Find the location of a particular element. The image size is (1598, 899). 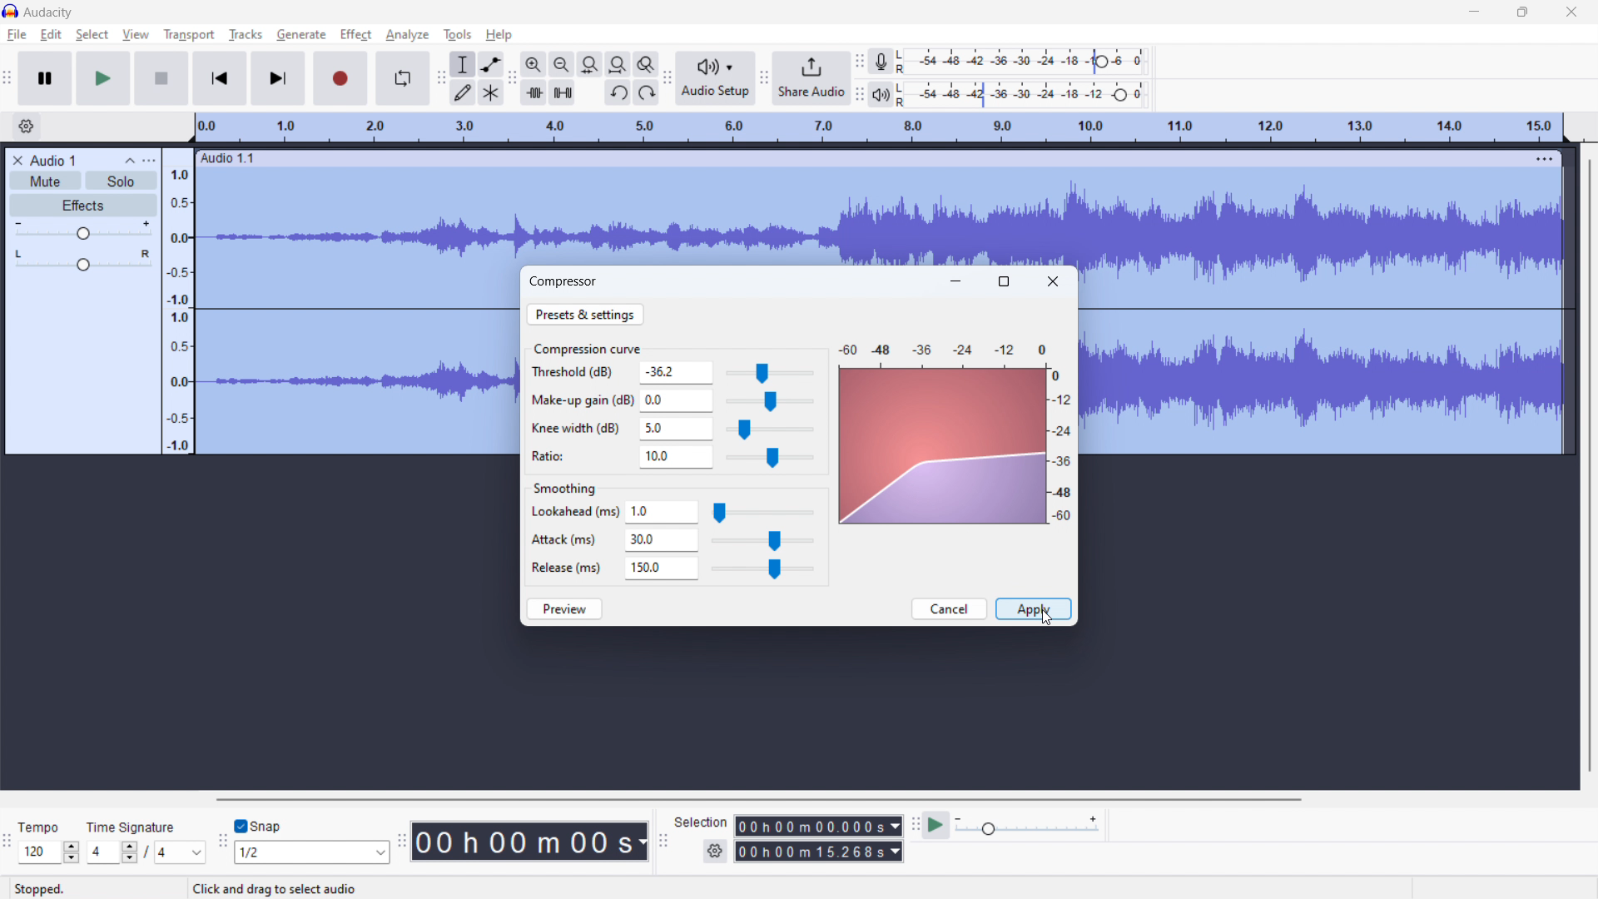

edit is located at coordinates (52, 34).